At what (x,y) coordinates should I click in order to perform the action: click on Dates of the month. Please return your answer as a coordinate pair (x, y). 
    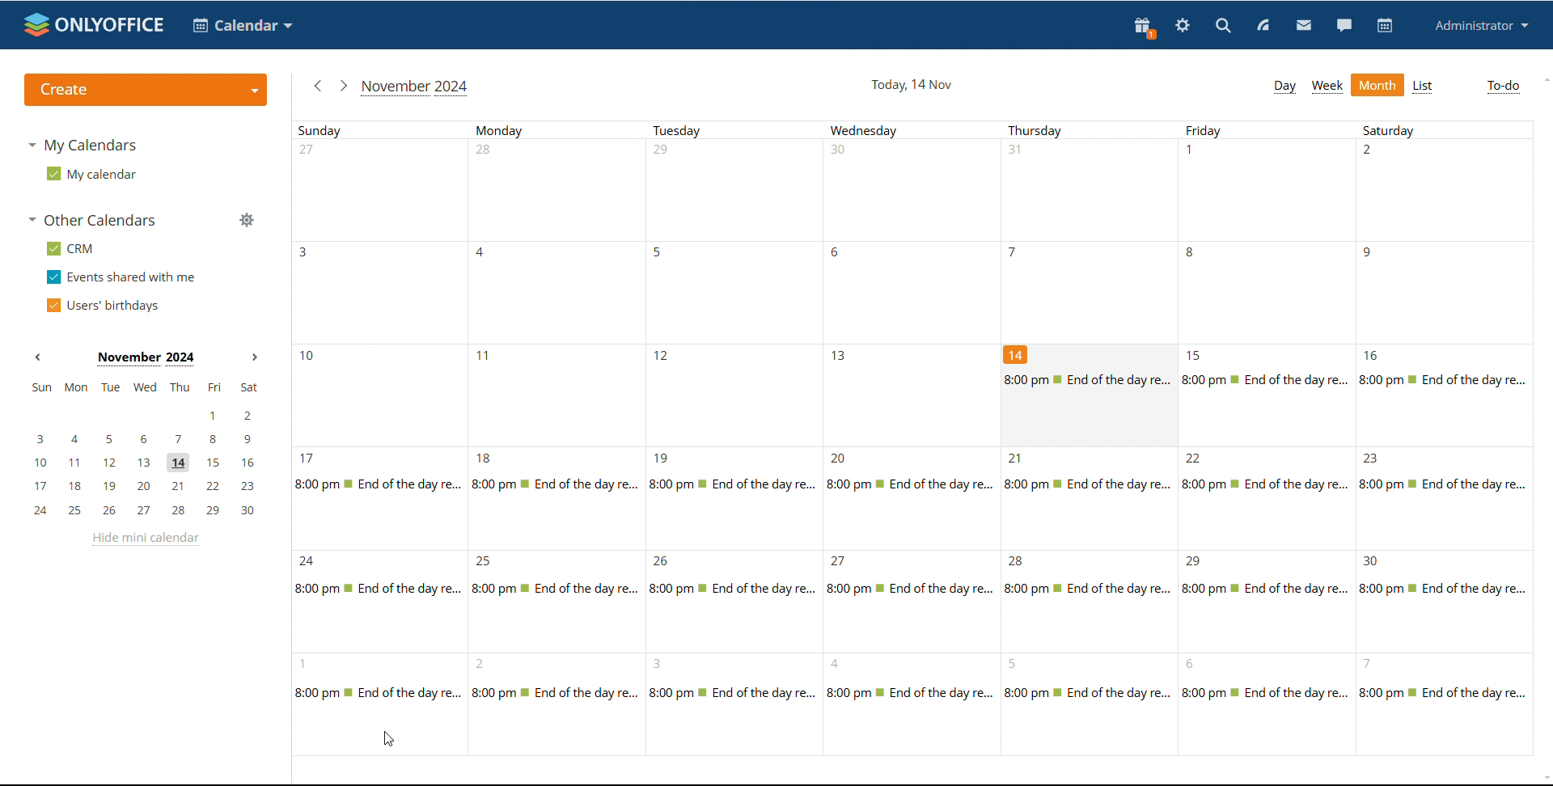
    Looking at the image, I should click on (652, 395).